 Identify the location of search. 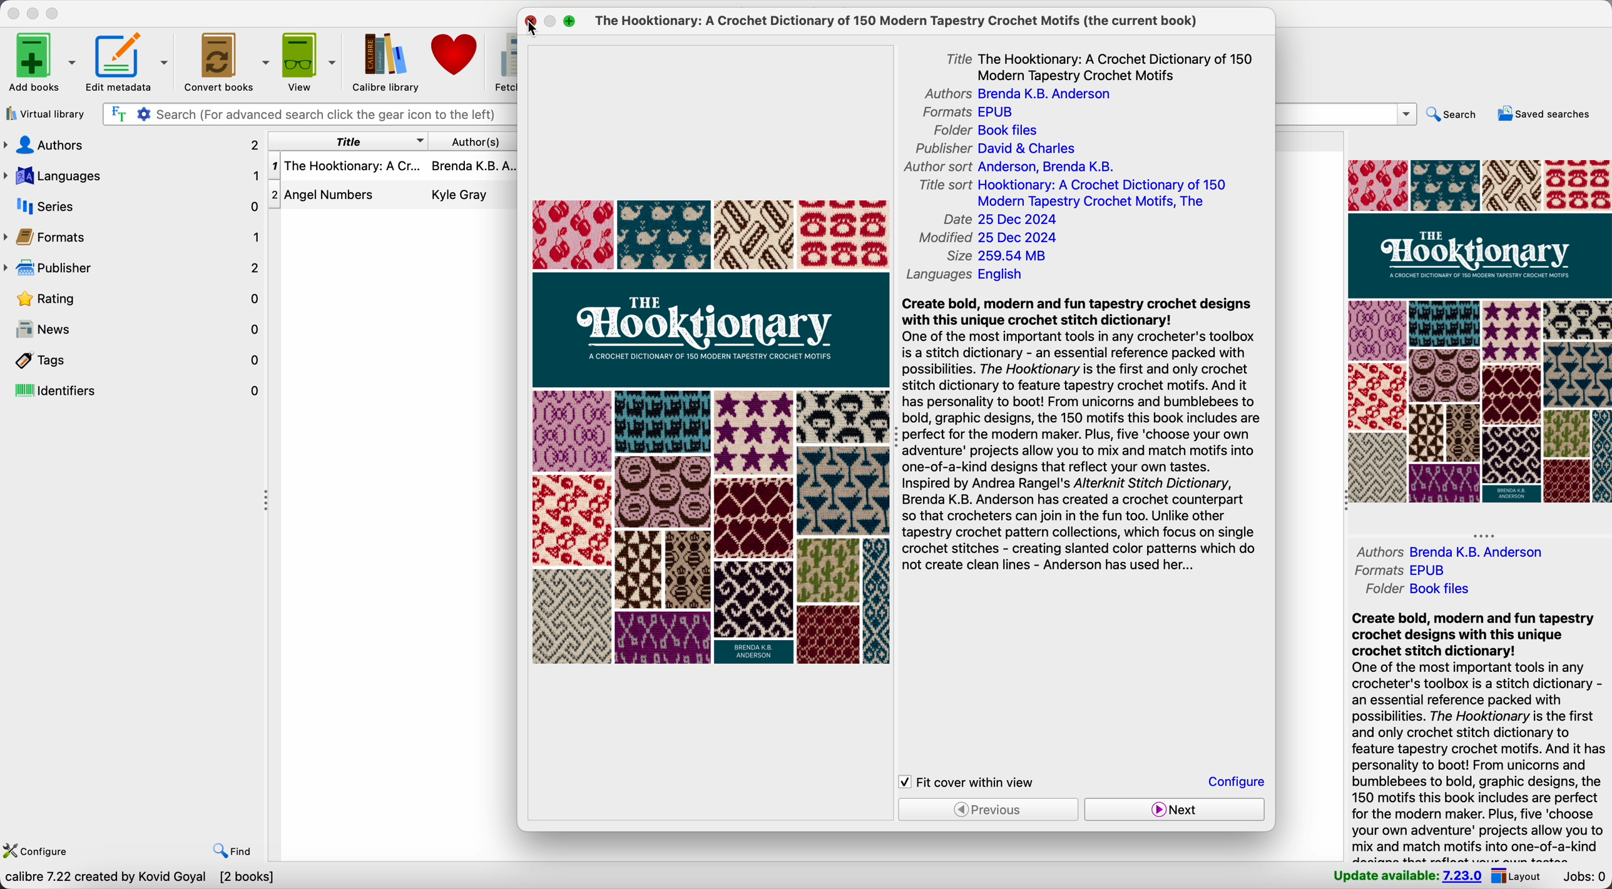
(1454, 117).